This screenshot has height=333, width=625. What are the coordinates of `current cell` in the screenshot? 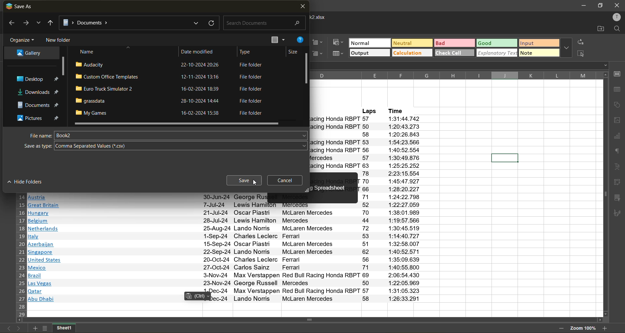 It's located at (504, 157).